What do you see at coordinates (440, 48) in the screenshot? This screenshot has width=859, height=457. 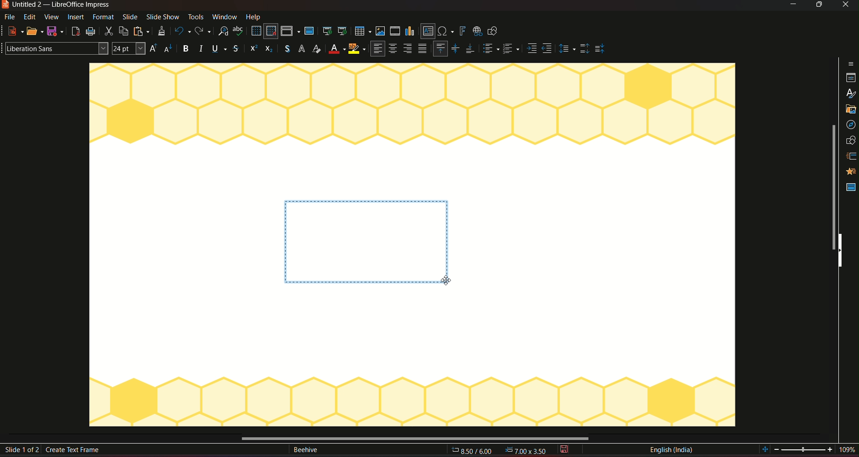 I see `Align top` at bounding box center [440, 48].